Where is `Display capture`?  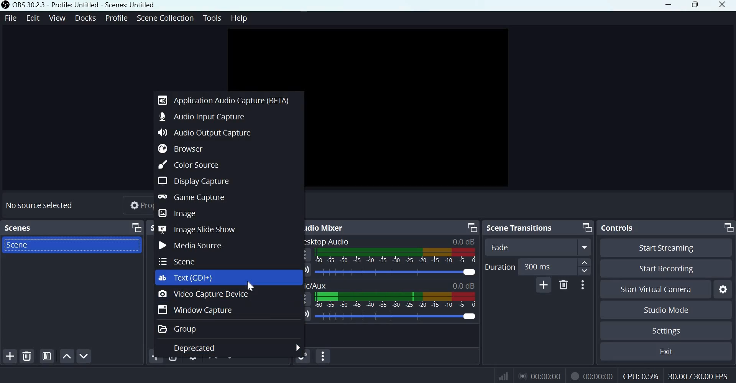
Display capture is located at coordinates (193, 180).